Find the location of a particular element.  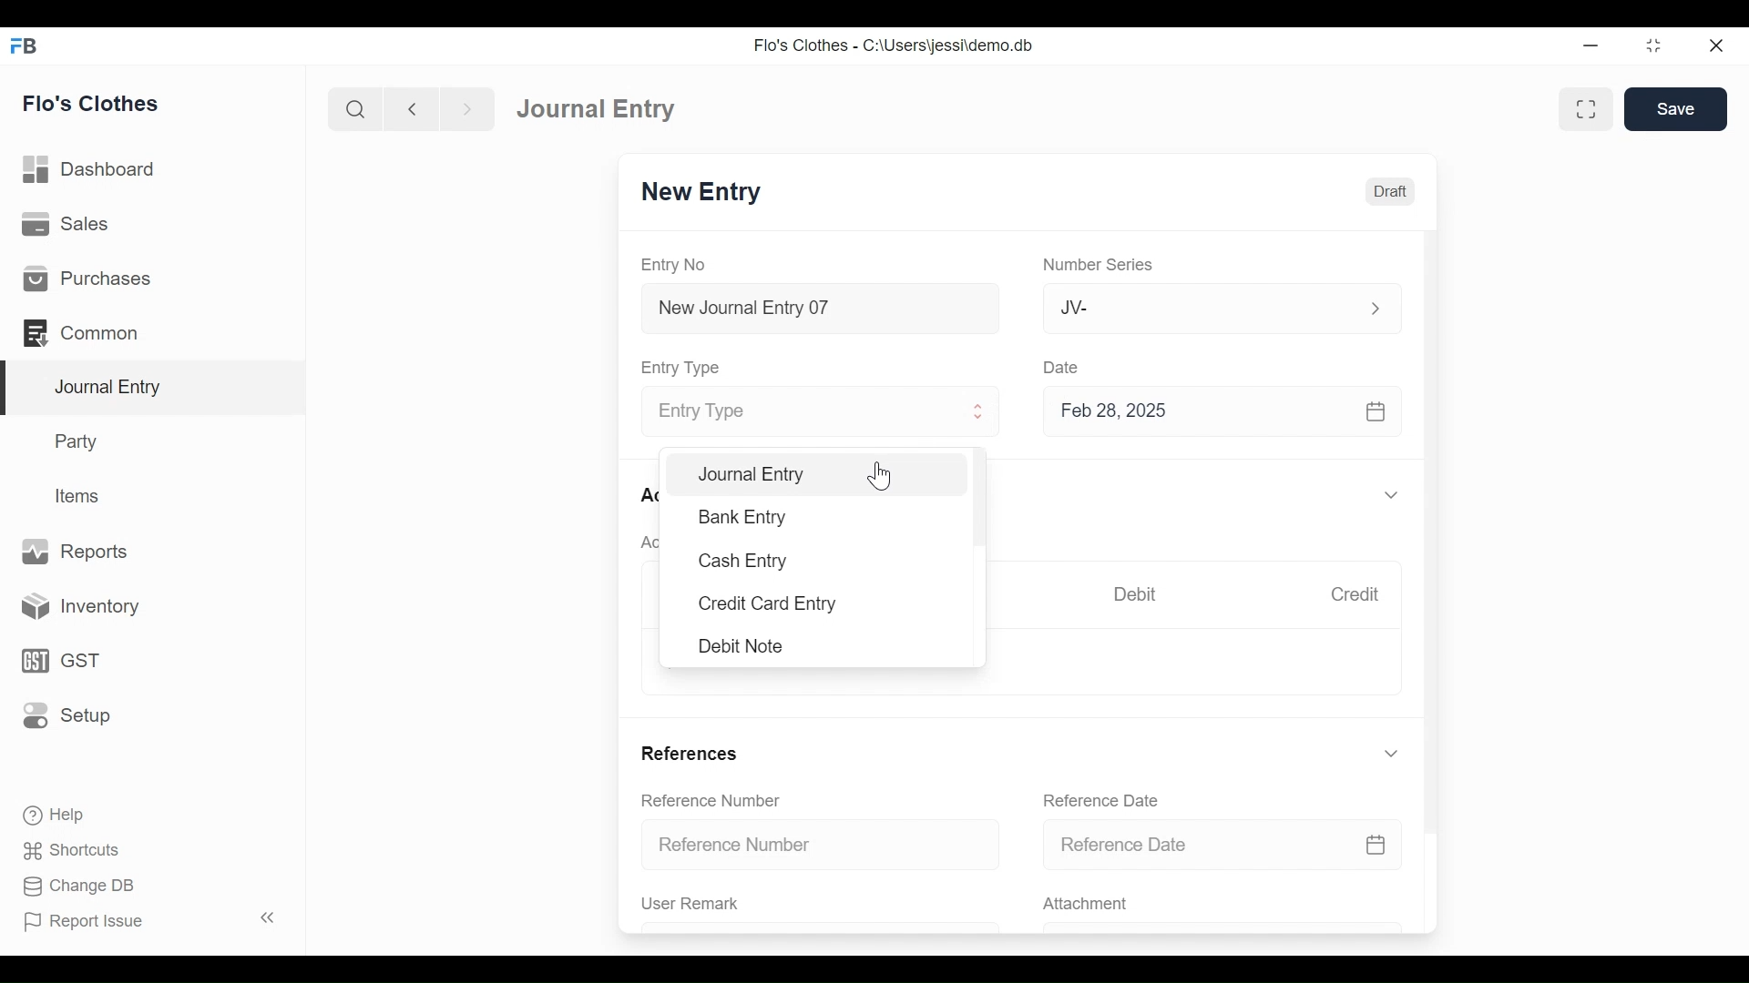

Date is located at coordinates (1067, 369).